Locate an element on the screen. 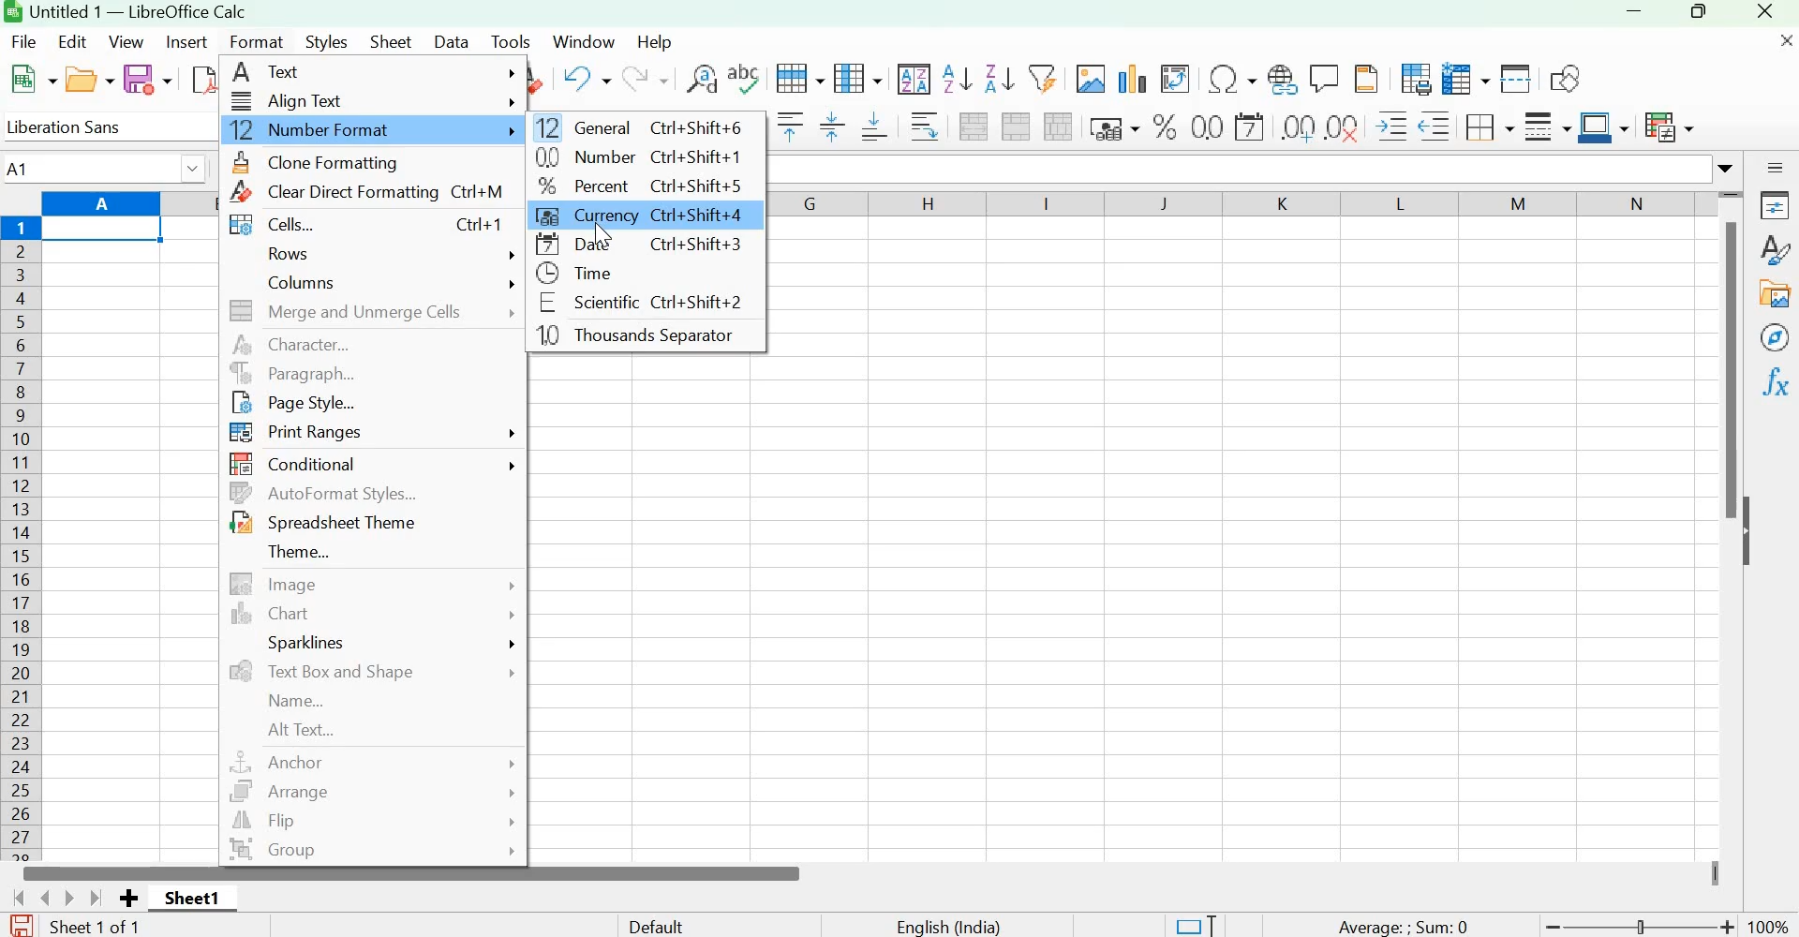  Format as Number is located at coordinates (1208, 127).